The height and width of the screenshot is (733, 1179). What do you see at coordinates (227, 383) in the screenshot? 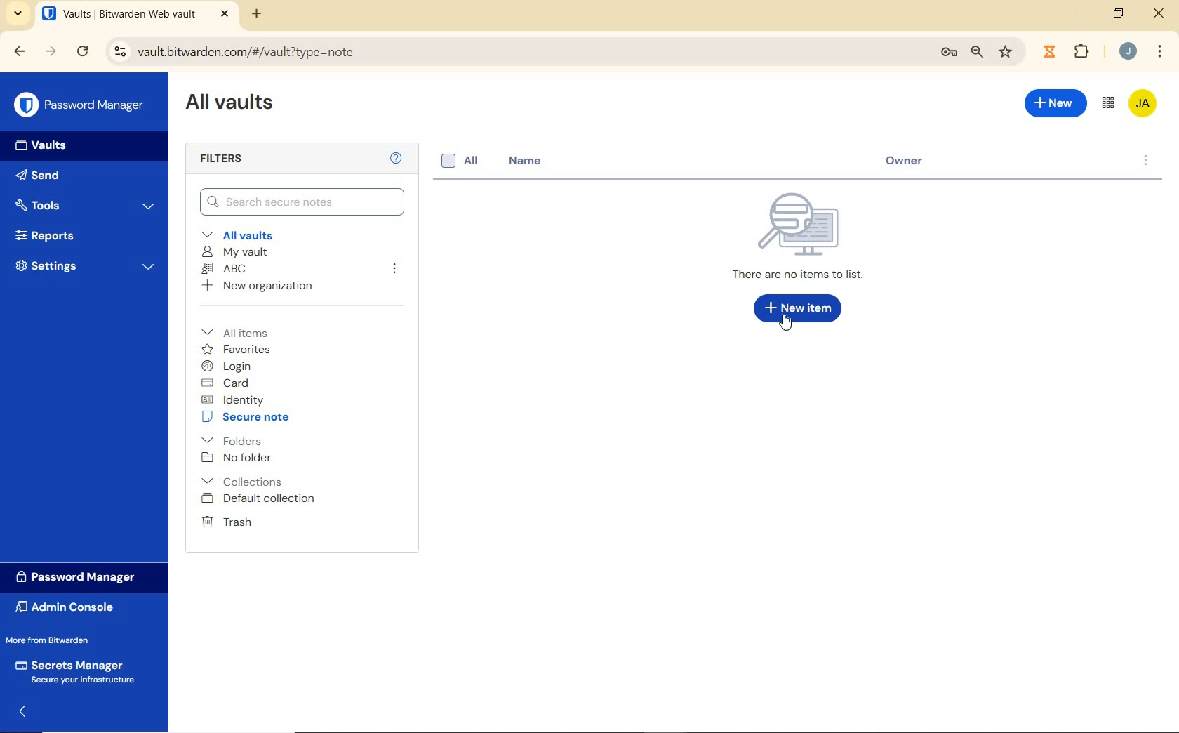
I see `card` at bounding box center [227, 383].